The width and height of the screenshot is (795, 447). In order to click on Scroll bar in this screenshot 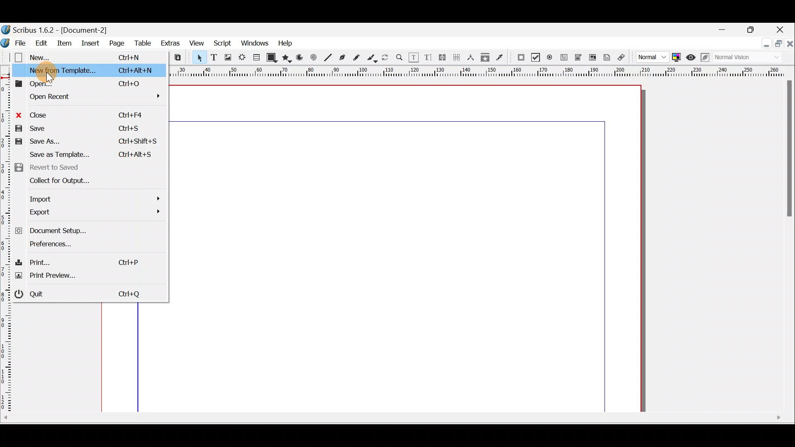, I will do `click(789, 246)`.